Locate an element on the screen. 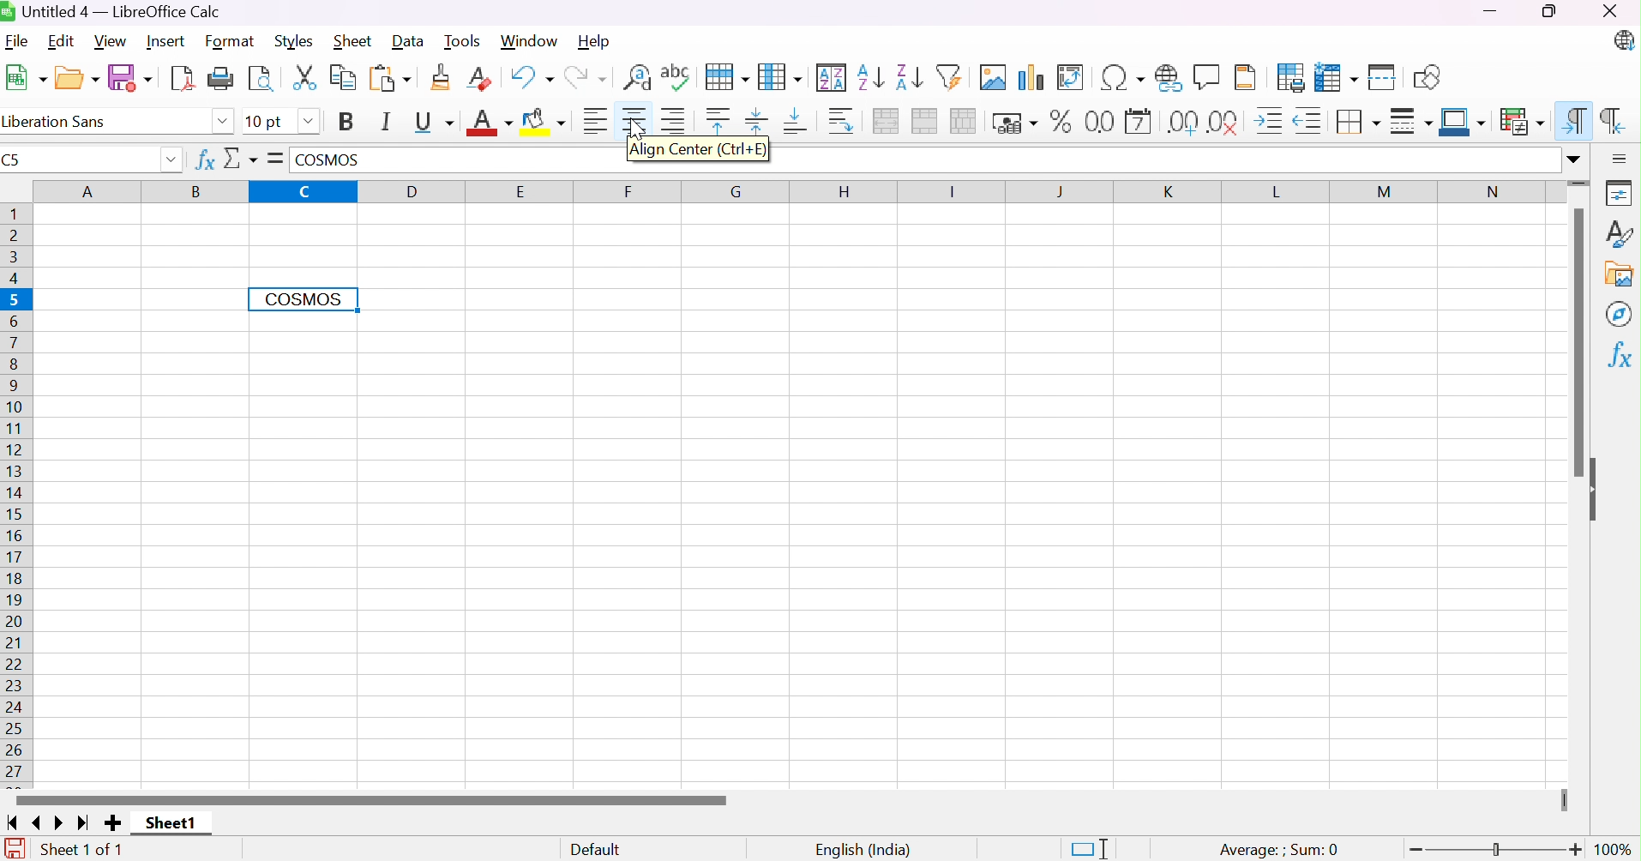 The image size is (1641, 861). Properties is located at coordinates (1622, 195).